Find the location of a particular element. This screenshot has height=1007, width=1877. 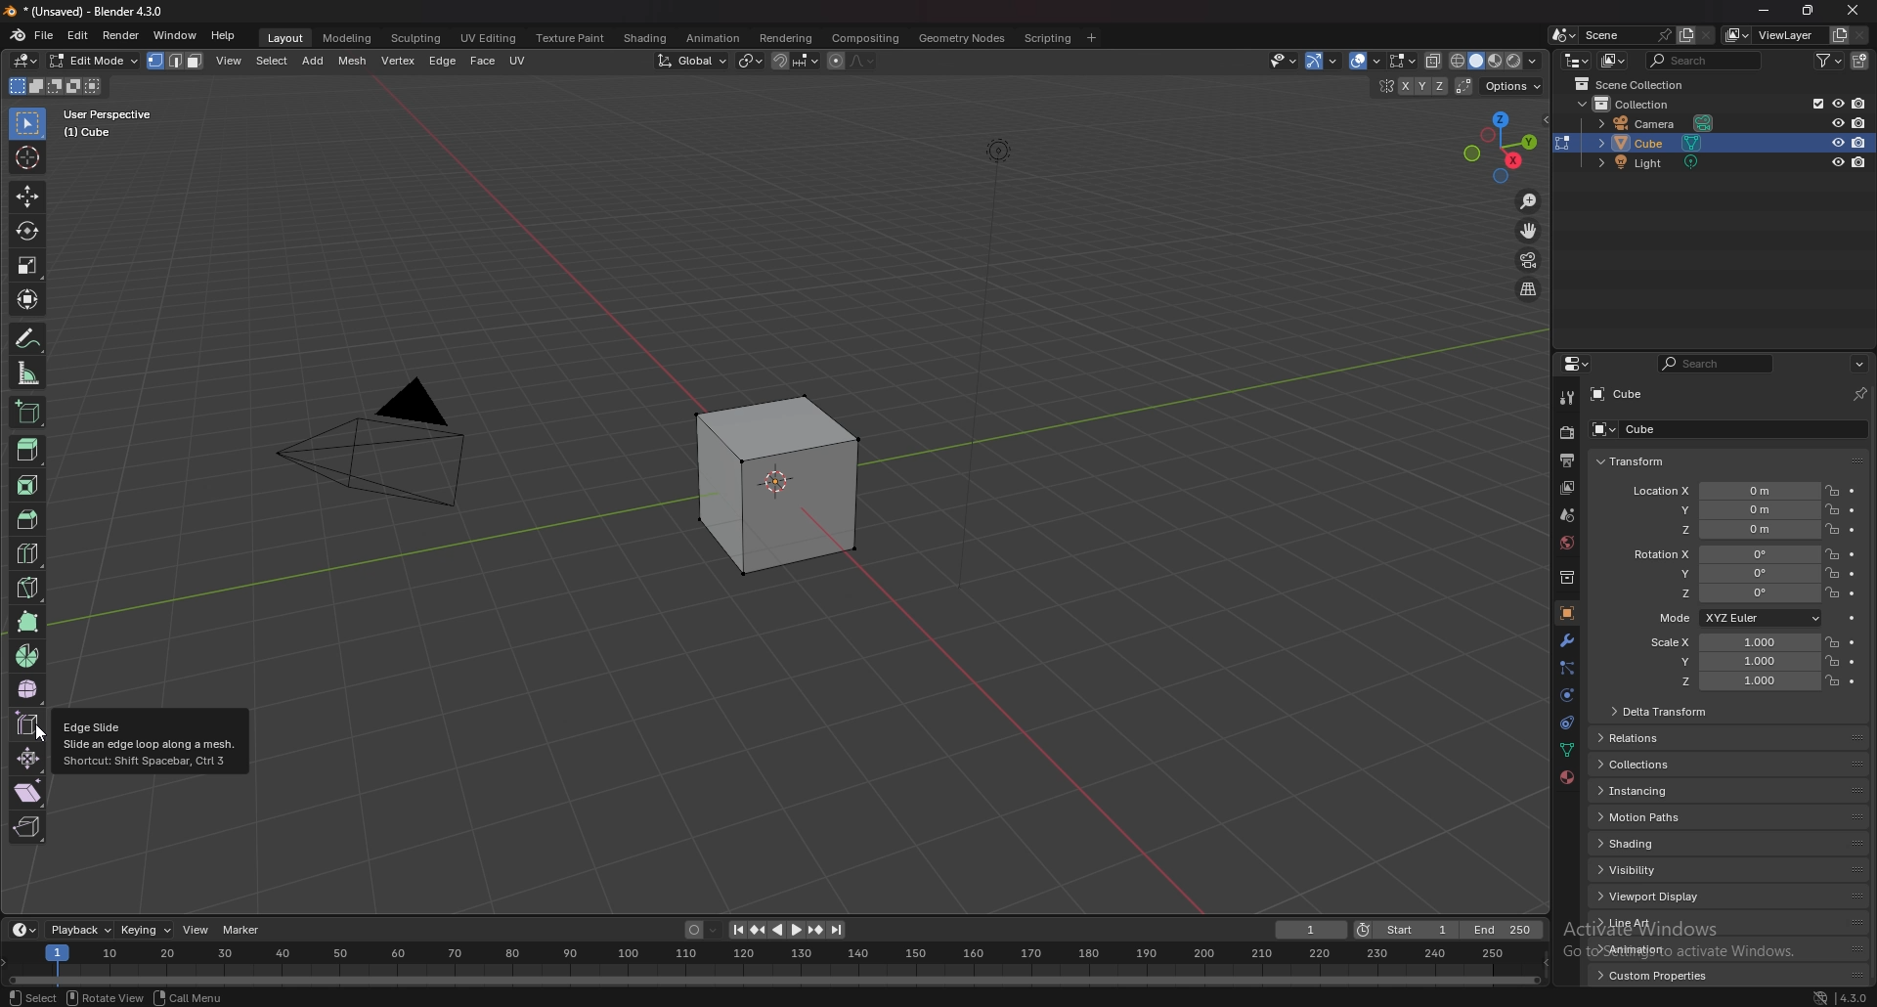

add layer is located at coordinates (1686, 34).